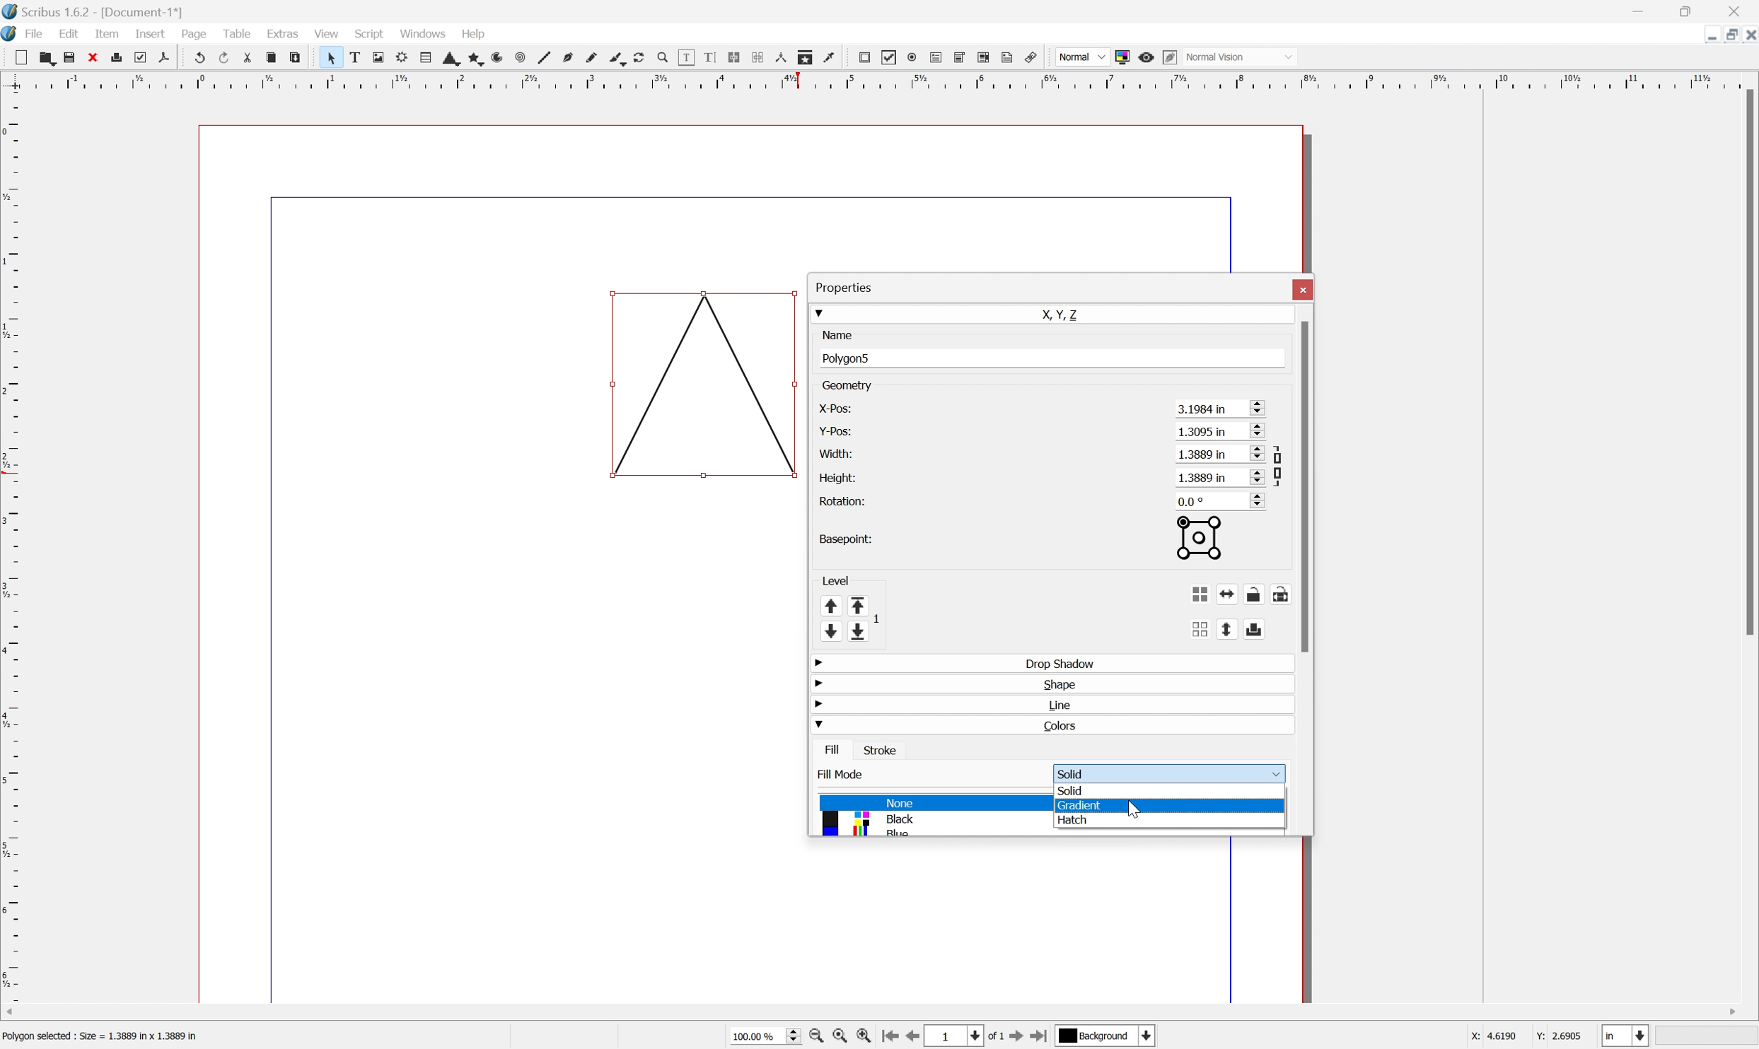 The height and width of the screenshot is (1049, 1759). What do you see at coordinates (863, 1036) in the screenshot?
I see `Zoom in by stepping values in Tools preferences` at bounding box center [863, 1036].